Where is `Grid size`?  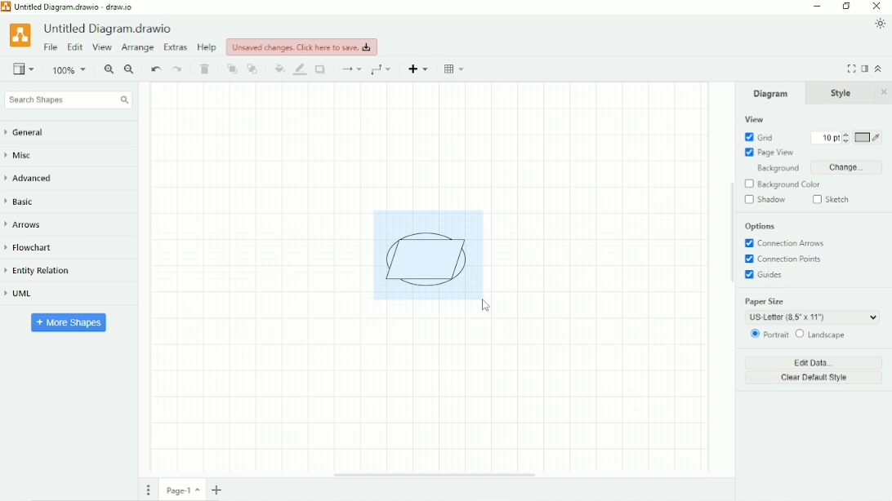 Grid size is located at coordinates (826, 138).